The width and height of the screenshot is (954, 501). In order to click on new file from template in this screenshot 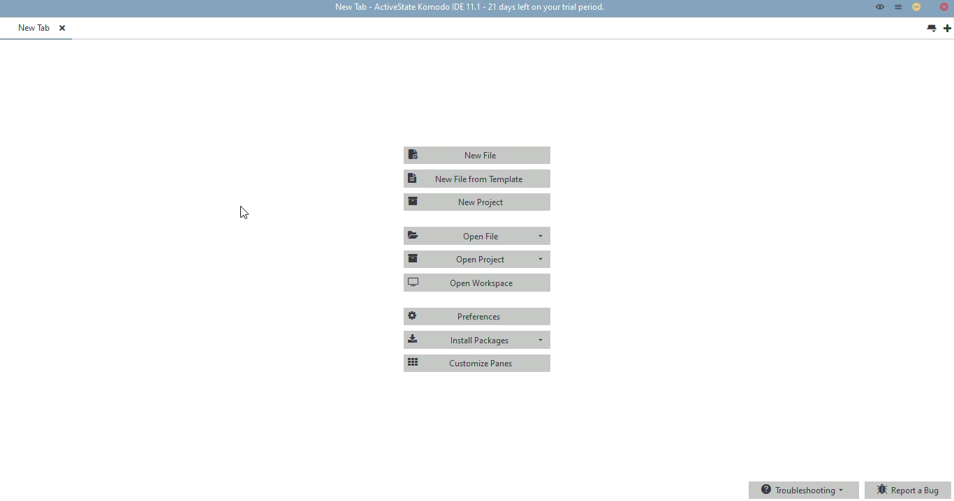, I will do `click(478, 179)`.